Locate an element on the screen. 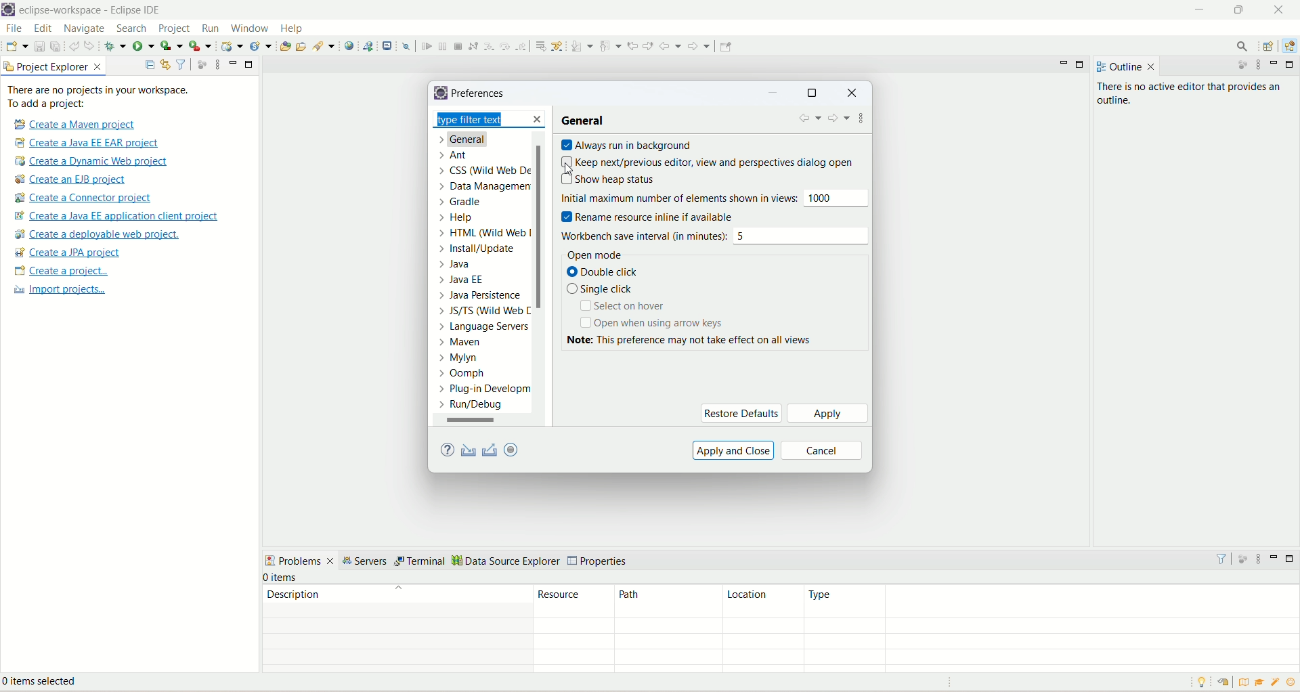  resources is located at coordinates (574, 601).